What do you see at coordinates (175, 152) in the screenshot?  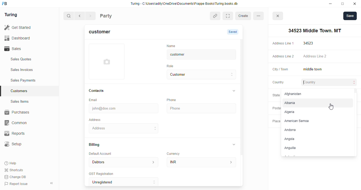 I see `Currency` at bounding box center [175, 152].